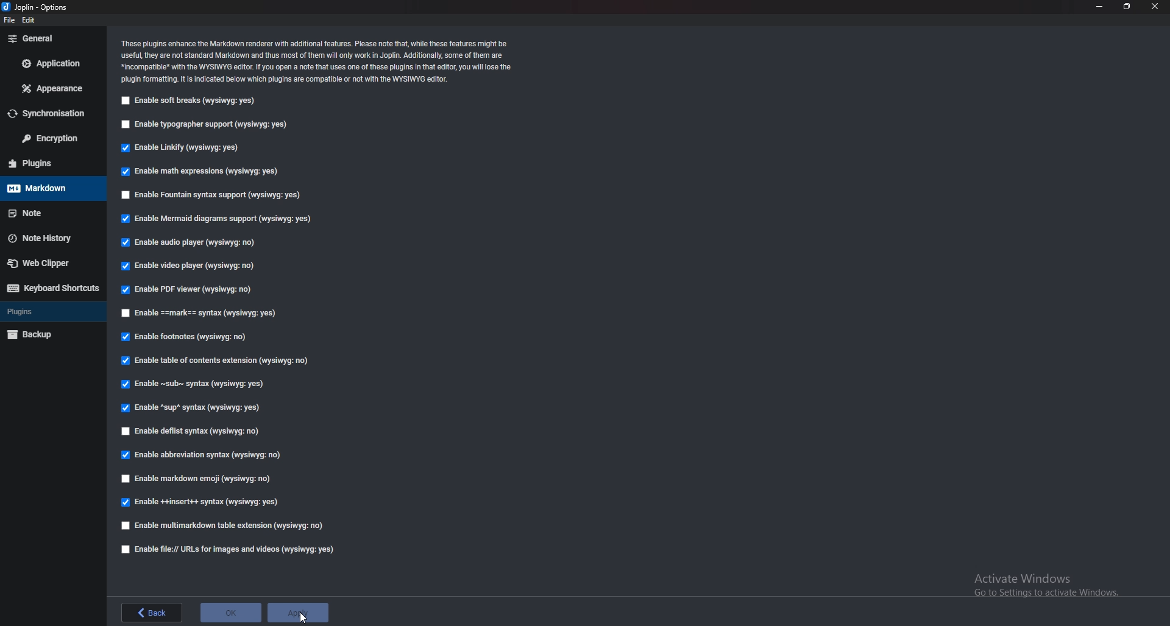  Describe the element at coordinates (193, 384) in the screenshot. I see `Enable sub syntax` at that location.